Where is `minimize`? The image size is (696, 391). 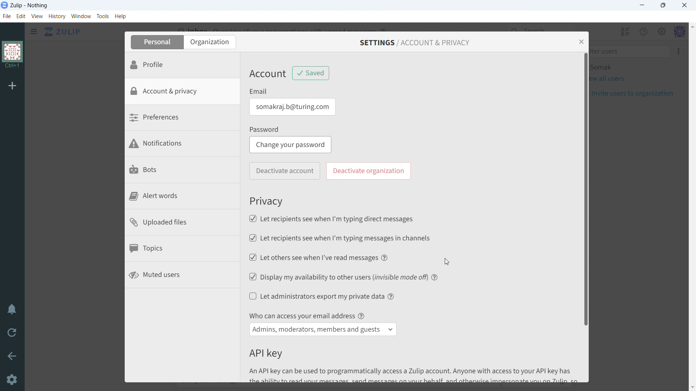 minimize is located at coordinates (643, 5).